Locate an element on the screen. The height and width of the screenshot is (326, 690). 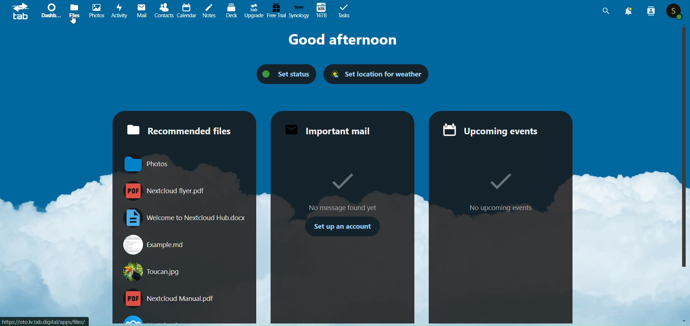
set status is located at coordinates (281, 74).